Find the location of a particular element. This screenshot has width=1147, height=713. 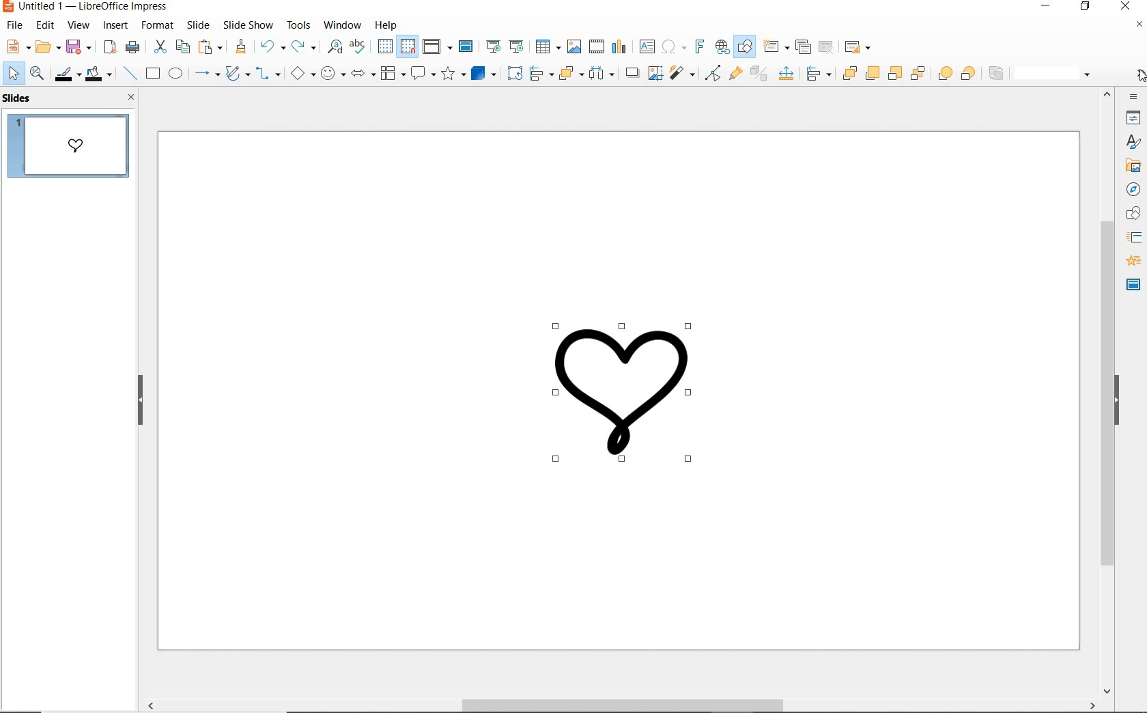

 is located at coordinates (1133, 167).